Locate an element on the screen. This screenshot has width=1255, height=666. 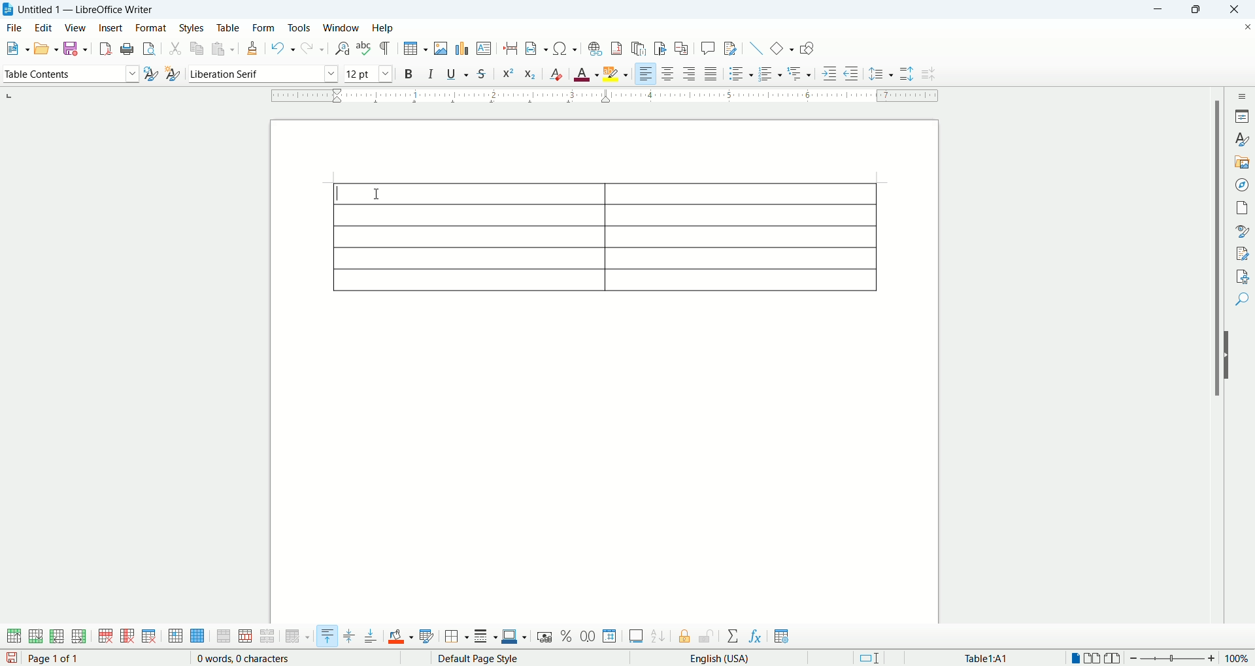
style is located at coordinates (1241, 139).